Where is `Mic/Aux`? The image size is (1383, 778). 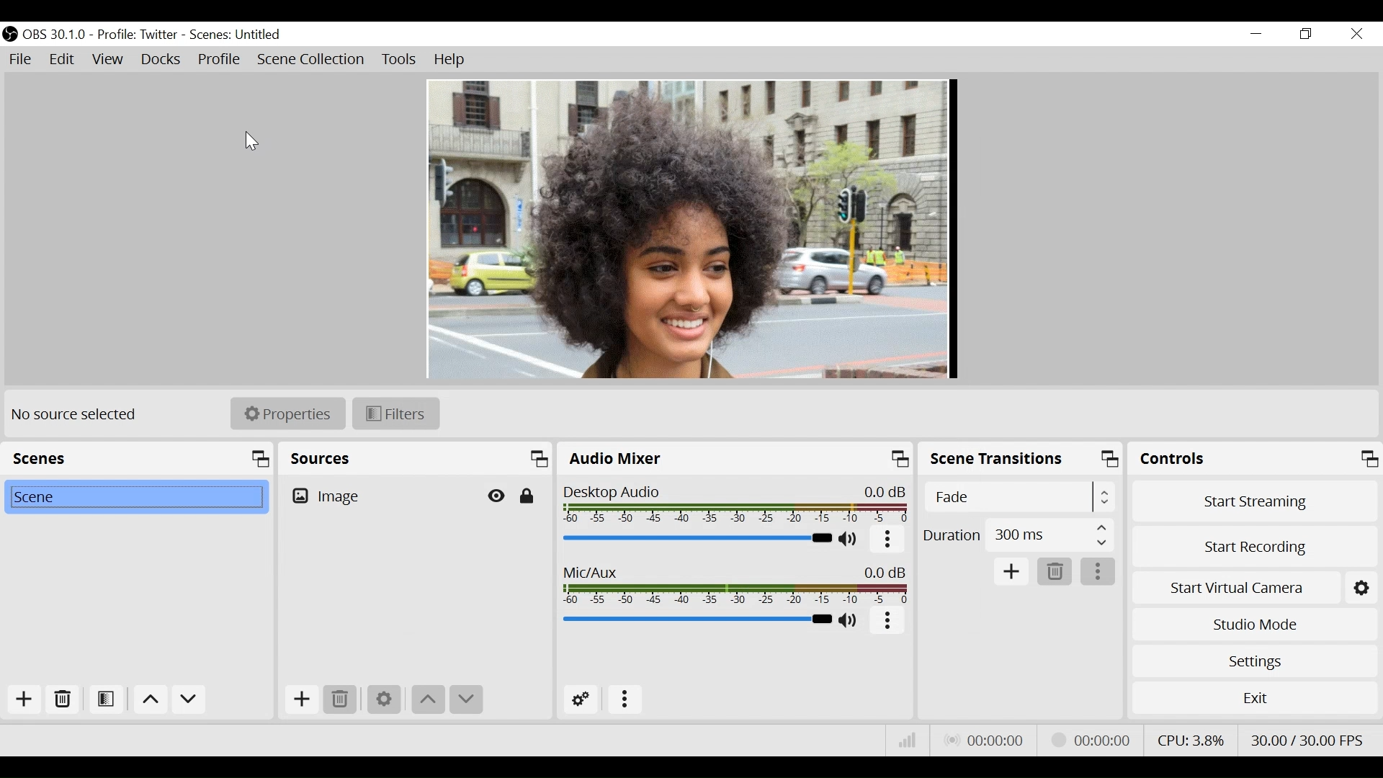 Mic/Aux is located at coordinates (737, 586).